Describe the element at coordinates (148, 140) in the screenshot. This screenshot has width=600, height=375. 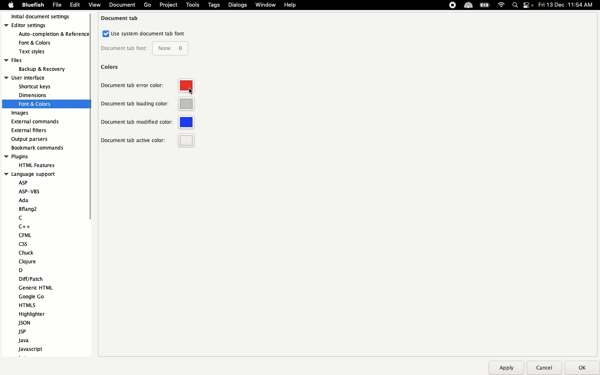
I see `Document tab active color` at that location.